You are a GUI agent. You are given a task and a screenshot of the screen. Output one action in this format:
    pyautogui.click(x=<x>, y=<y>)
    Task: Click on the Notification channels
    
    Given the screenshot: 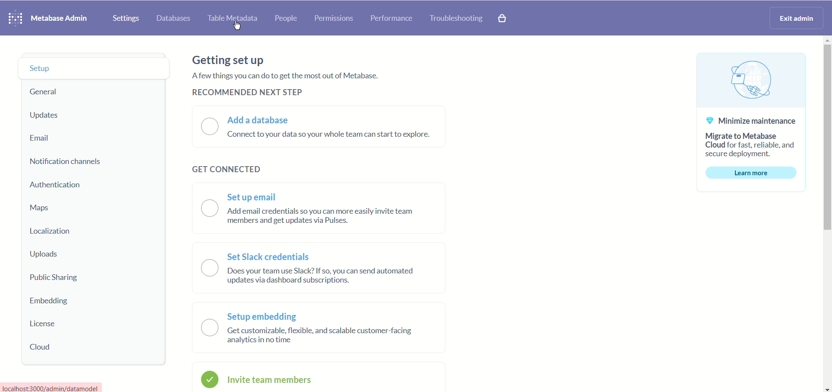 What is the action you would take?
    pyautogui.click(x=70, y=162)
    